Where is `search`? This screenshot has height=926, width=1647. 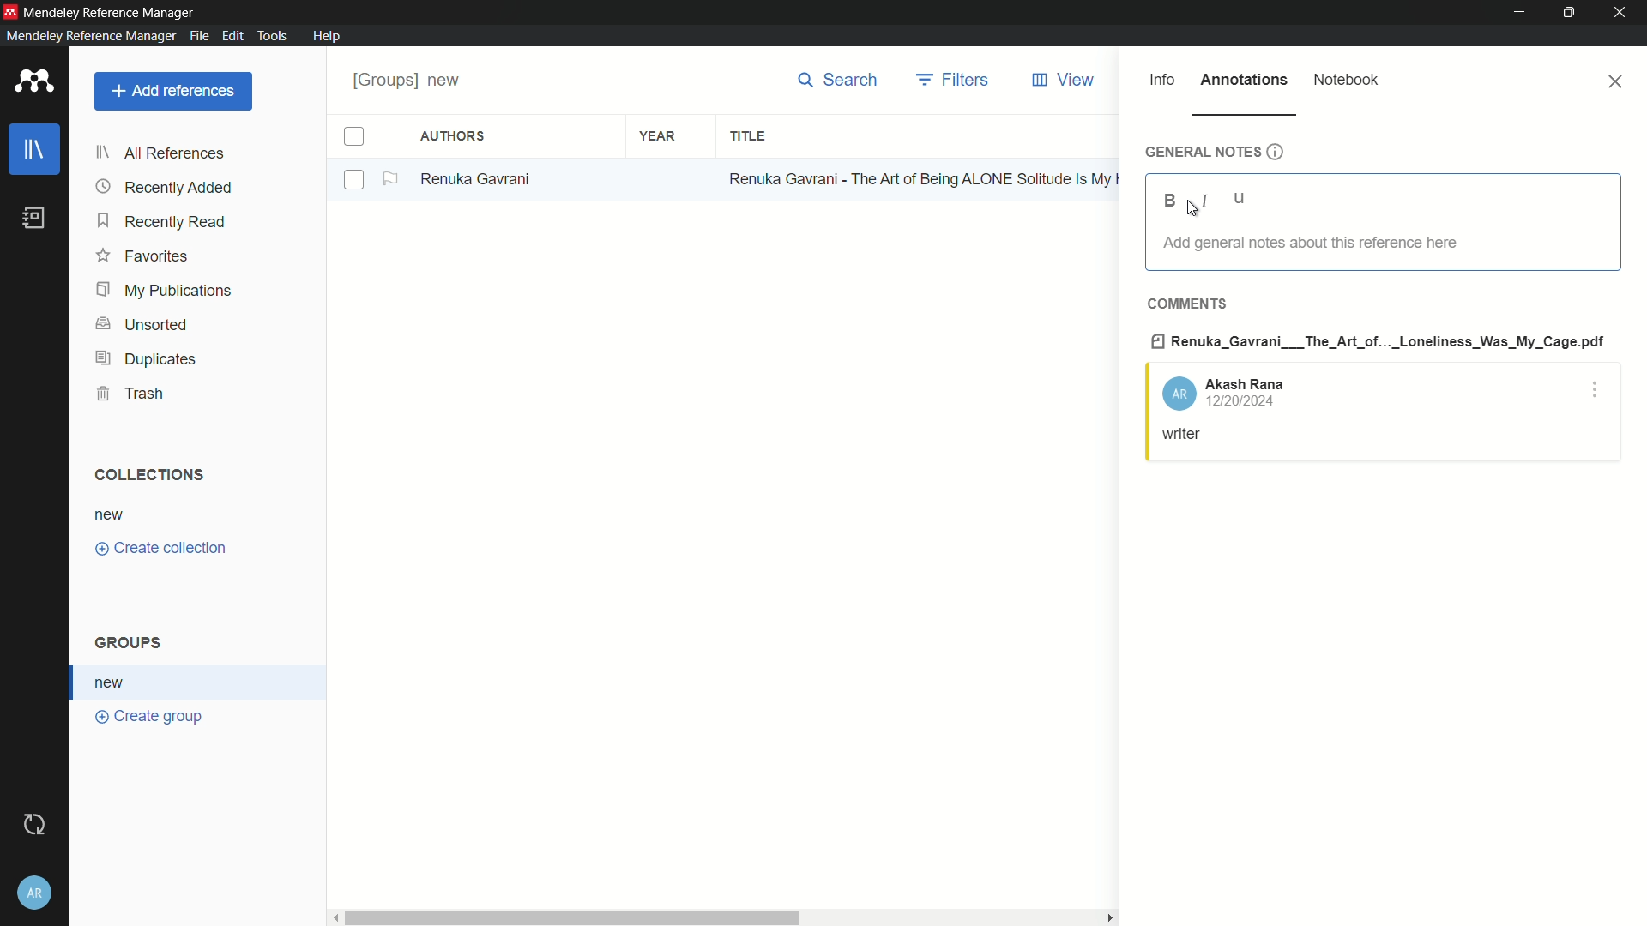 search is located at coordinates (837, 80).